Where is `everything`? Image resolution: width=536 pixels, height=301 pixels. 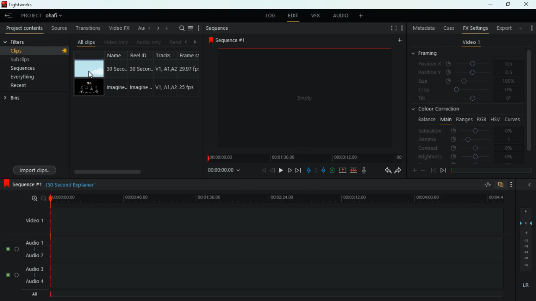
everything is located at coordinates (31, 78).